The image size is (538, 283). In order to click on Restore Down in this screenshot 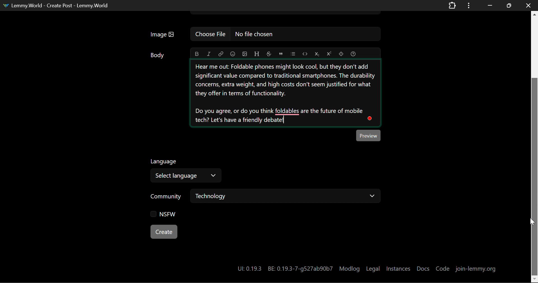, I will do `click(489, 5)`.